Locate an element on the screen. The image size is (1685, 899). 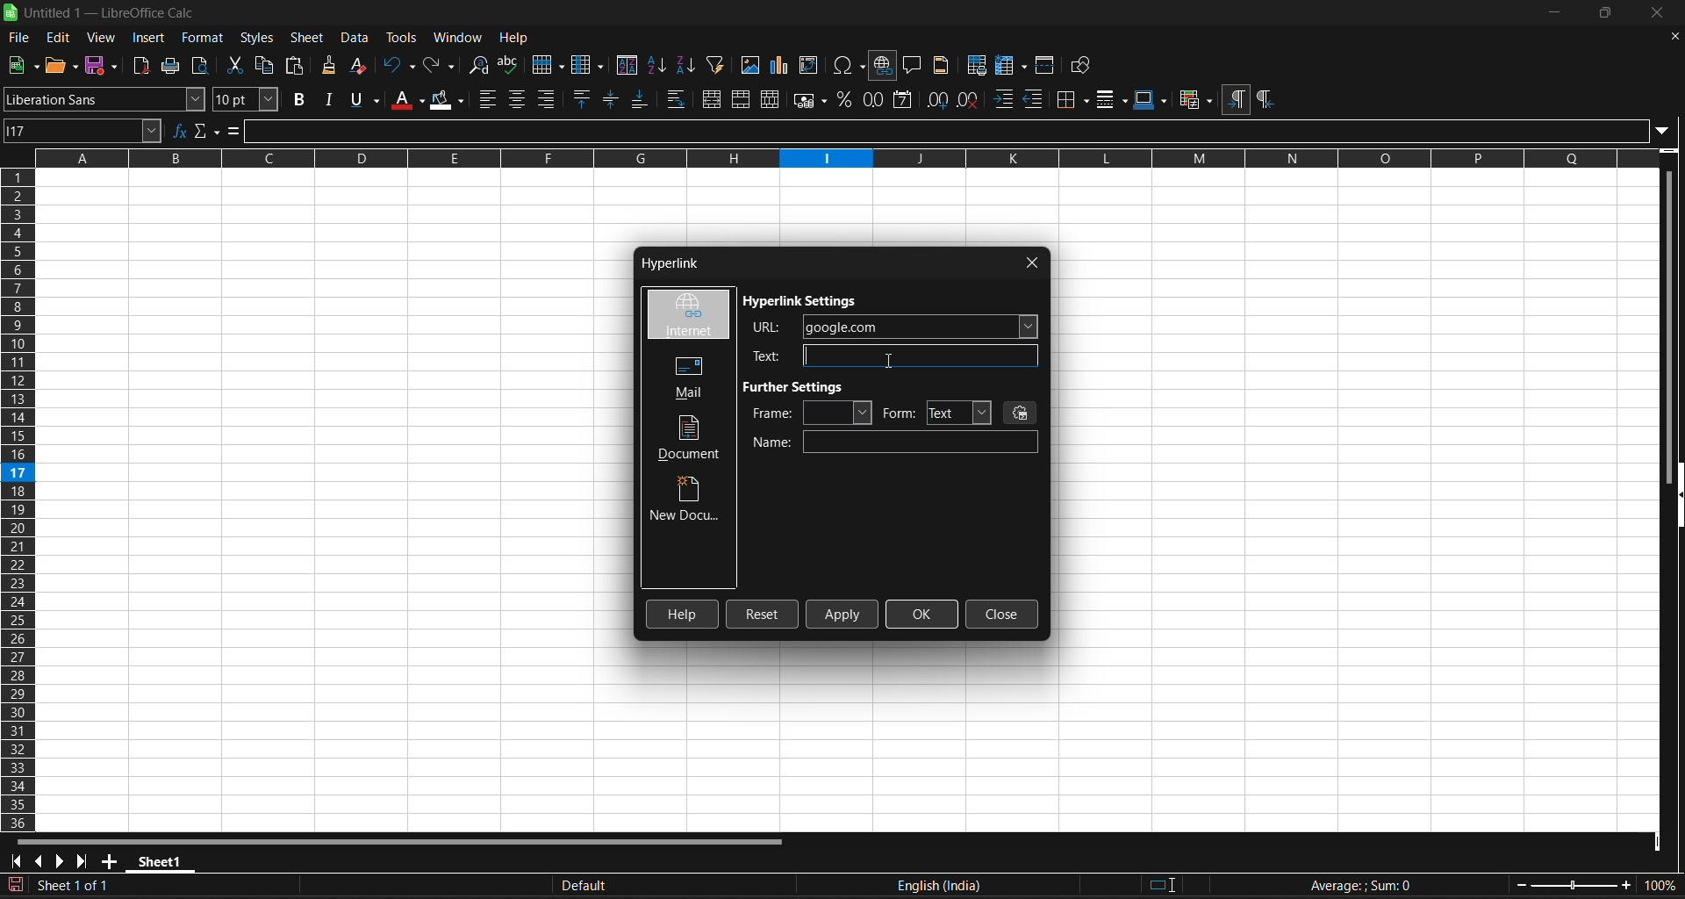
sort descending is located at coordinates (687, 64).